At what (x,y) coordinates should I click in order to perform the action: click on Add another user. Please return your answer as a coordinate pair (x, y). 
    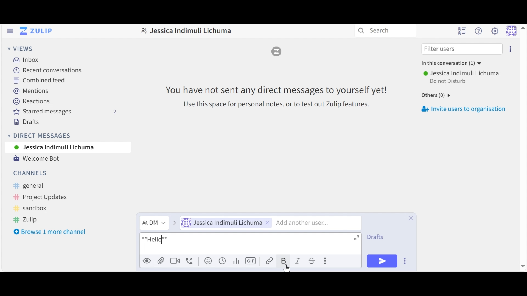
    Looking at the image, I should click on (318, 222).